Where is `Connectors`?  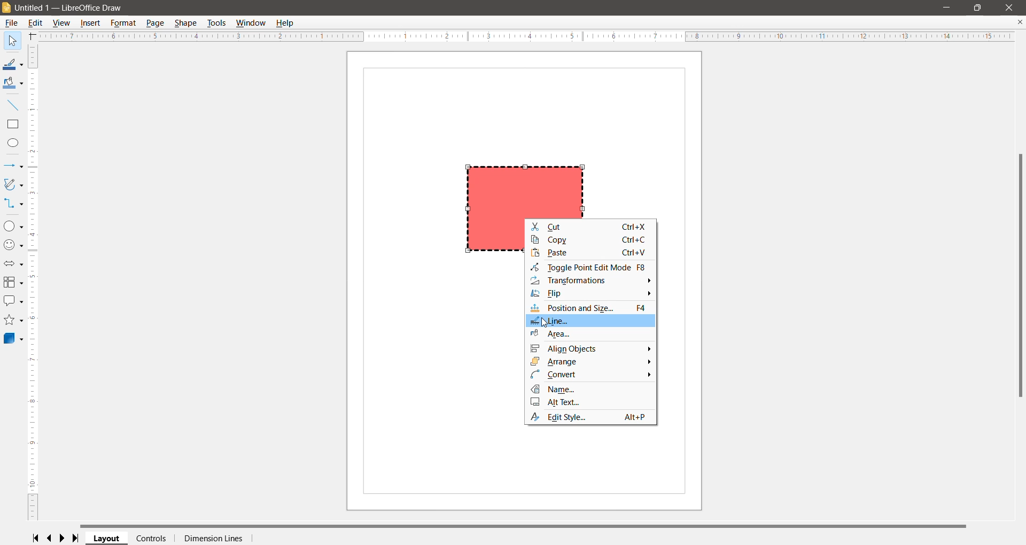 Connectors is located at coordinates (13, 204).